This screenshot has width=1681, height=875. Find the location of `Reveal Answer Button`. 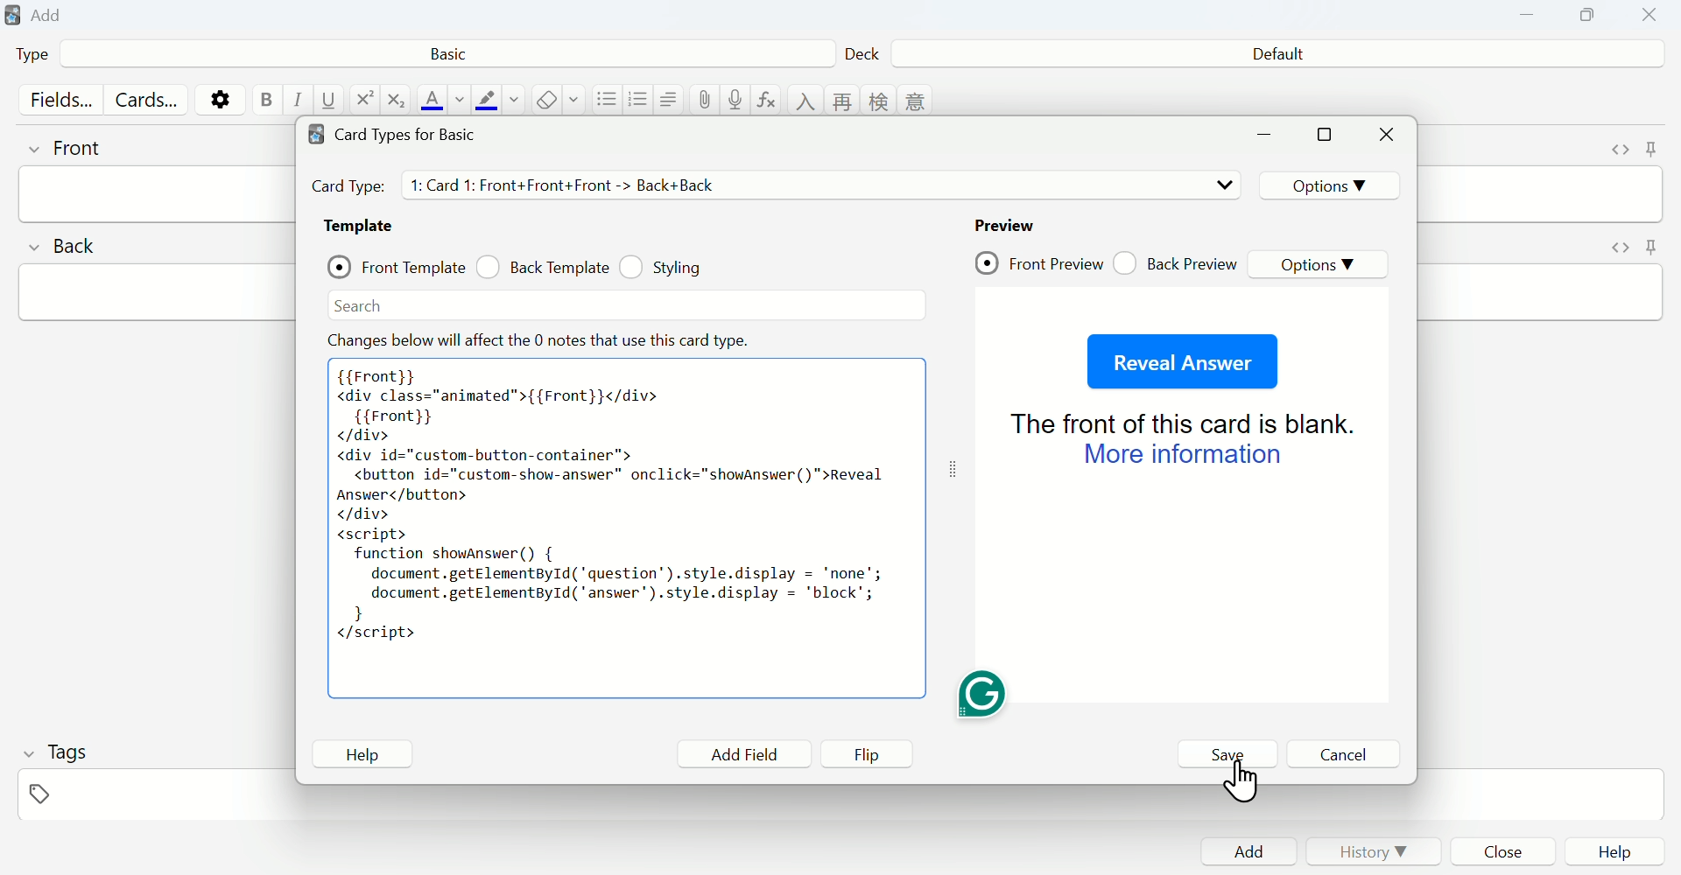

Reveal Answer Button is located at coordinates (1181, 361).